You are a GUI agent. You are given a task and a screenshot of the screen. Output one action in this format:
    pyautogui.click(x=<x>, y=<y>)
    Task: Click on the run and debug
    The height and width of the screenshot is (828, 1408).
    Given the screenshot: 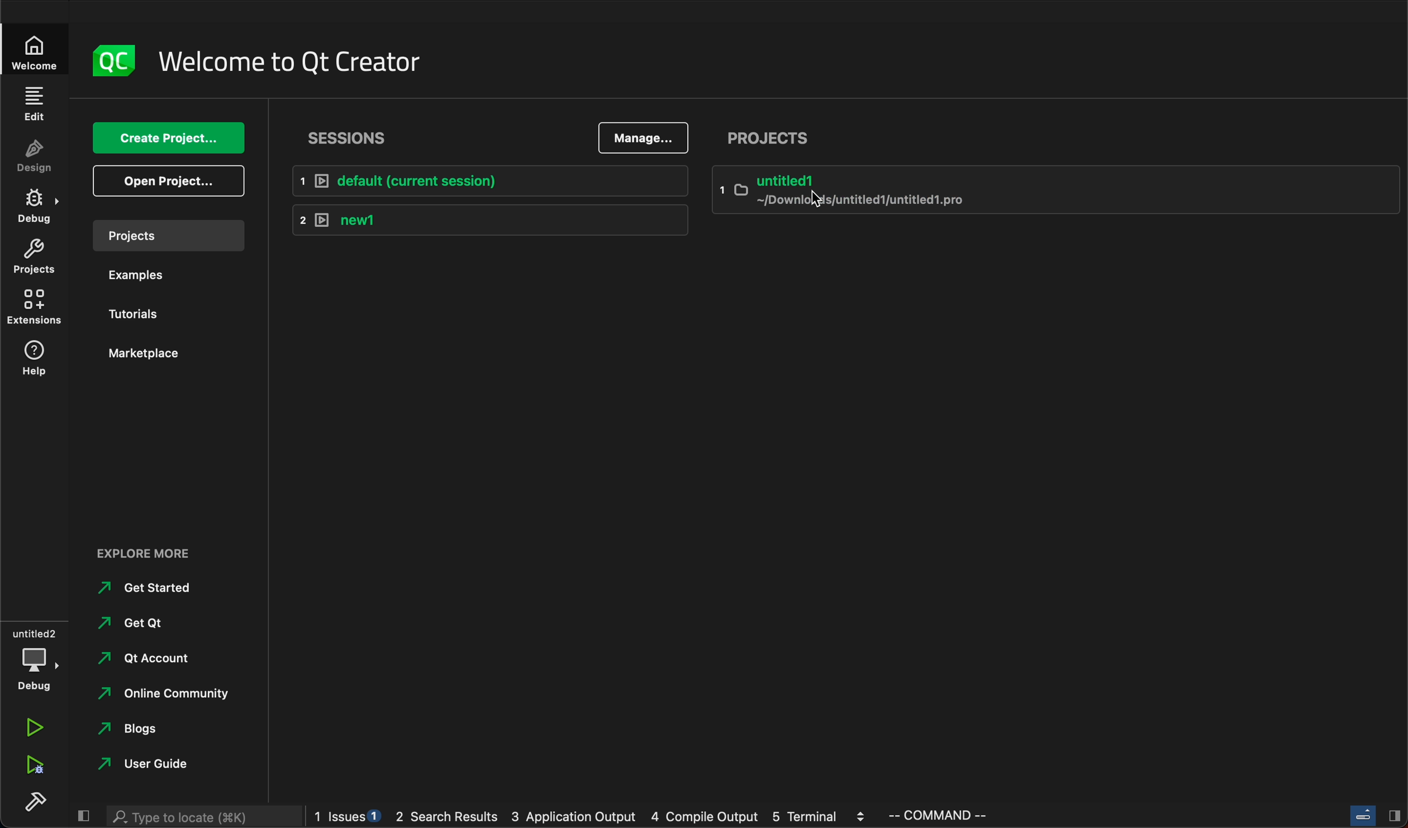 What is the action you would take?
    pyautogui.click(x=33, y=767)
    